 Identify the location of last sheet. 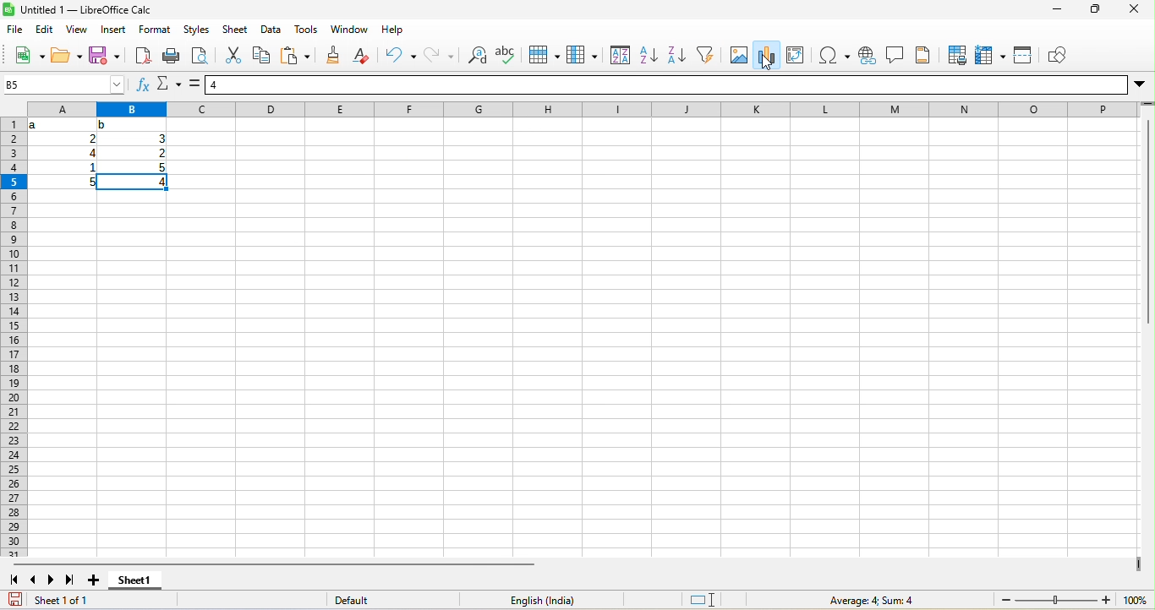
(70, 580).